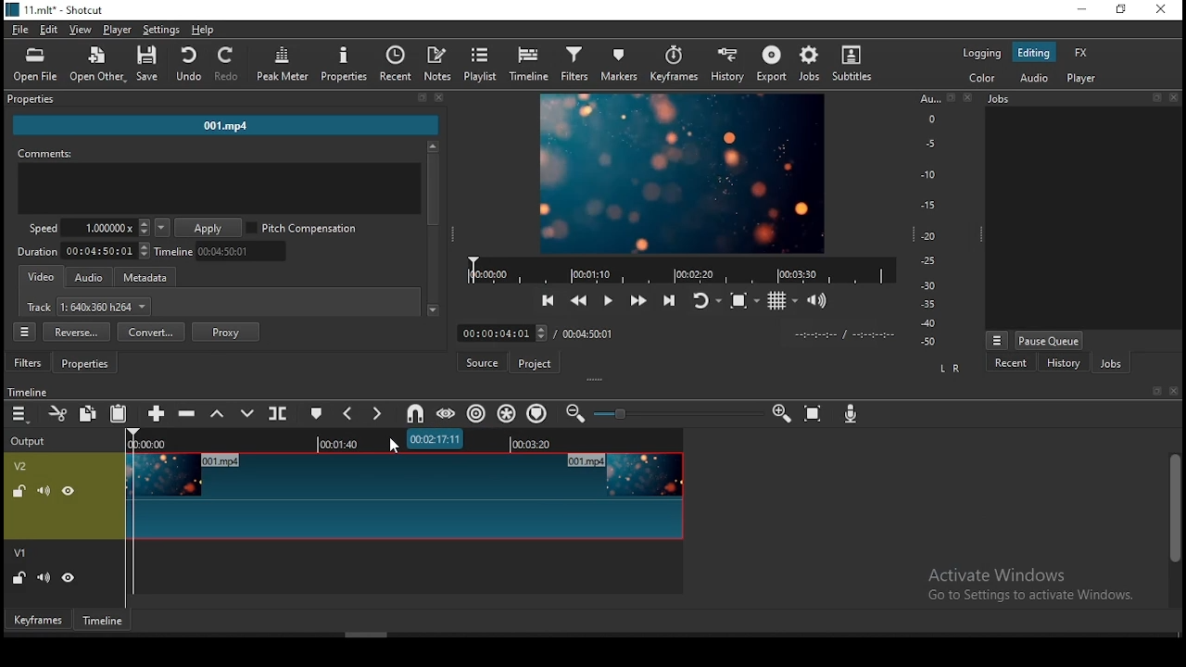 This screenshot has width=1186, height=667. Describe the element at coordinates (161, 29) in the screenshot. I see `settings` at that location.